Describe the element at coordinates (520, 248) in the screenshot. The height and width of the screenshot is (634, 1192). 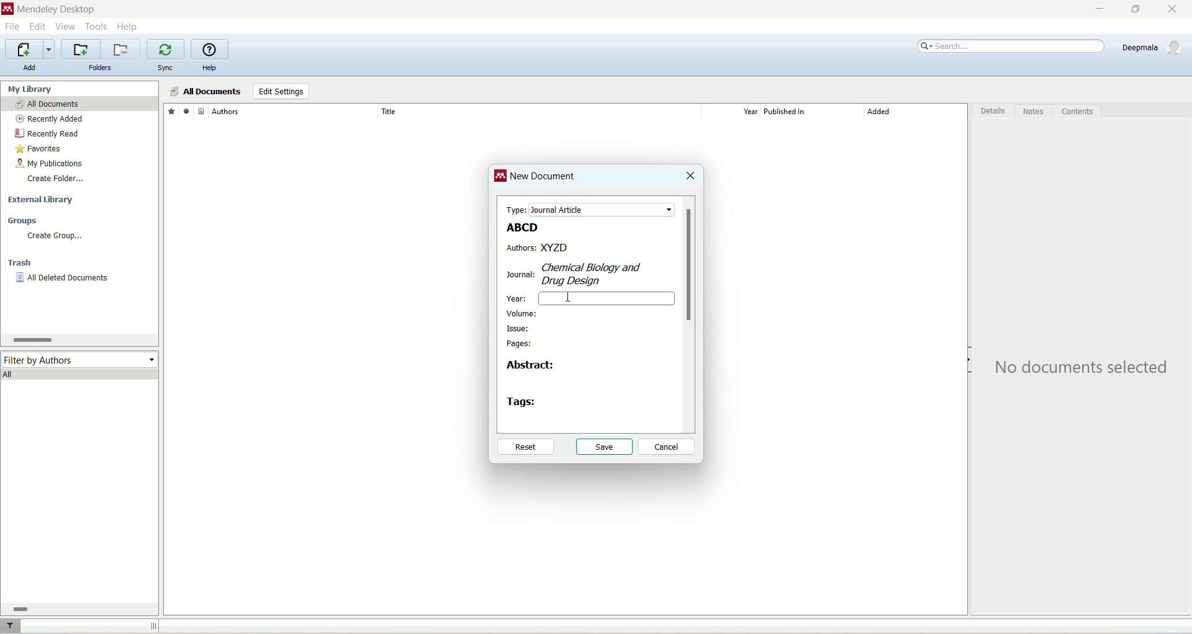
I see `authors` at that location.